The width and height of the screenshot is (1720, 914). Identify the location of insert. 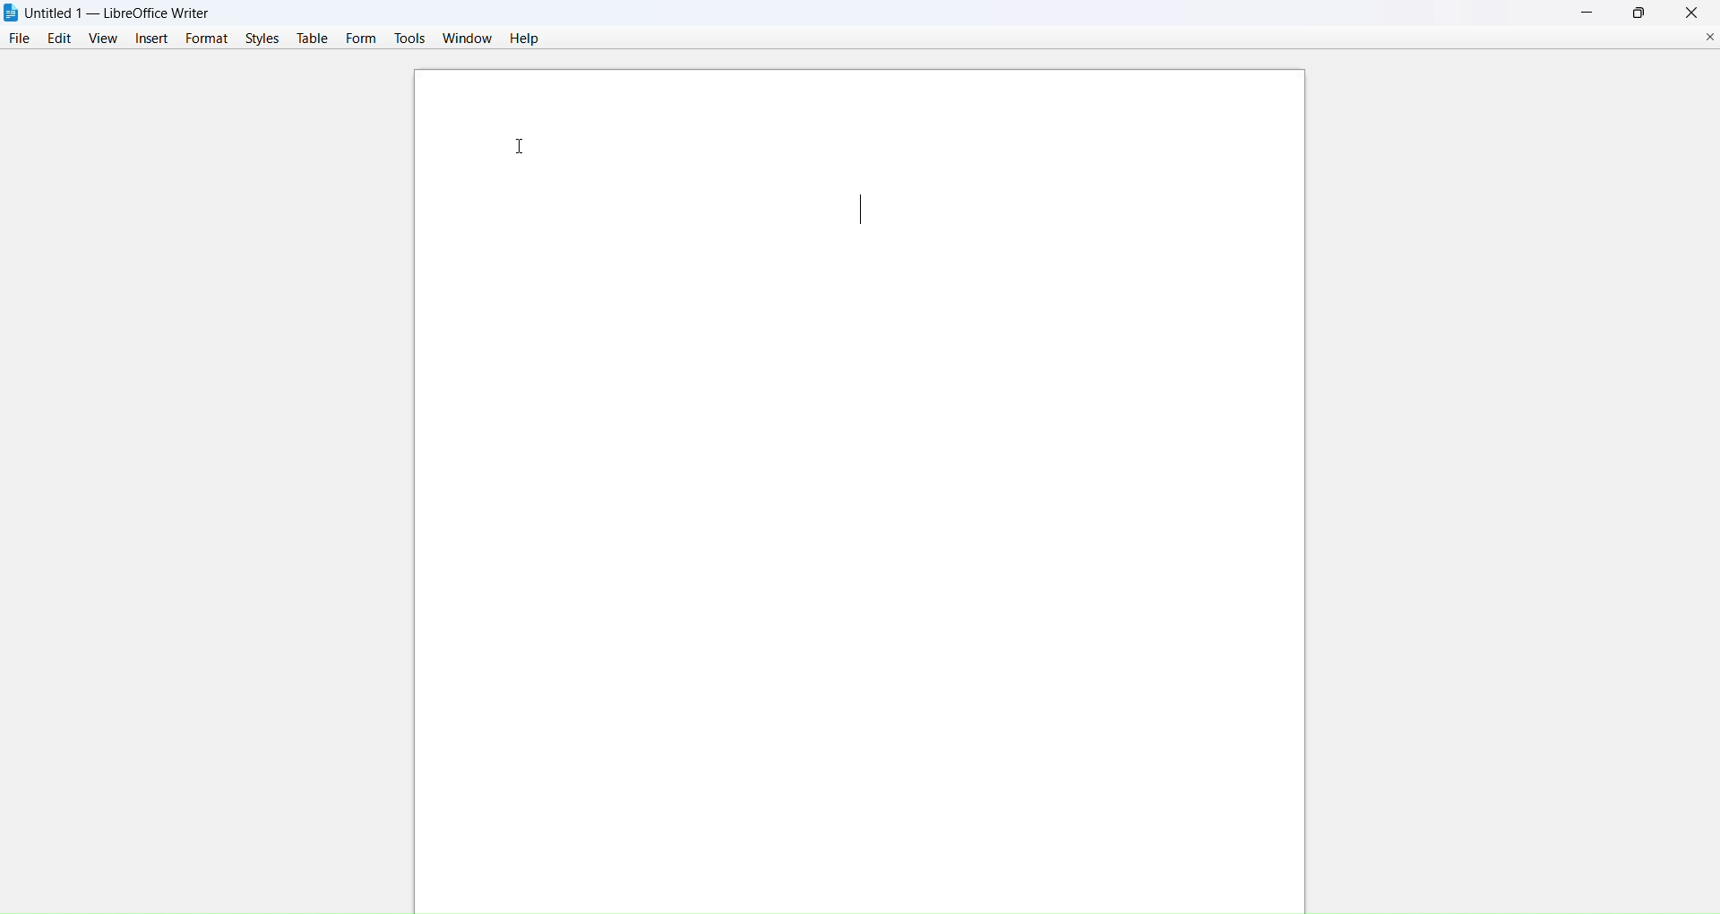
(152, 37).